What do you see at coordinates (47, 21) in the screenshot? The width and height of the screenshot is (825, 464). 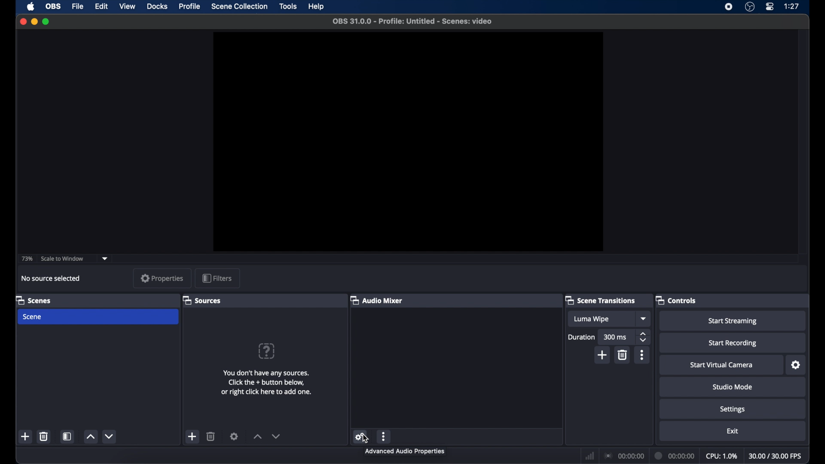 I see `maximize` at bounding box center [47, 21].